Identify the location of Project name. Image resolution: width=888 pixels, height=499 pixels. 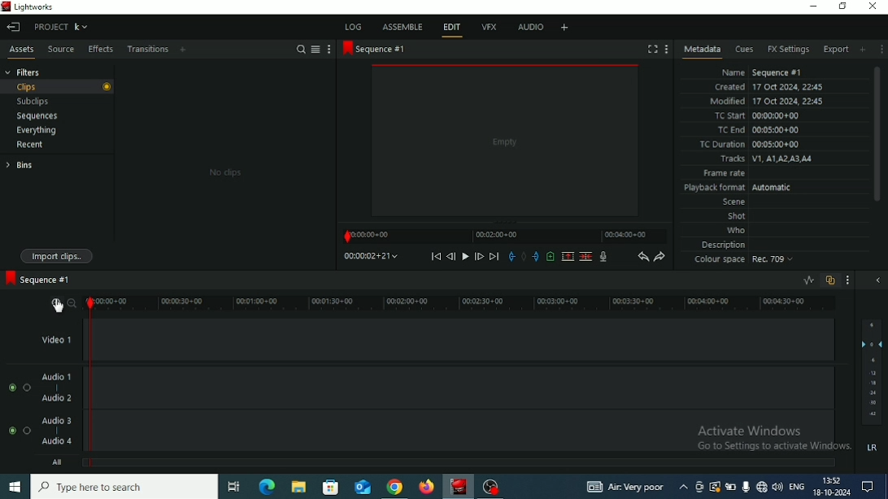
(60, 27).